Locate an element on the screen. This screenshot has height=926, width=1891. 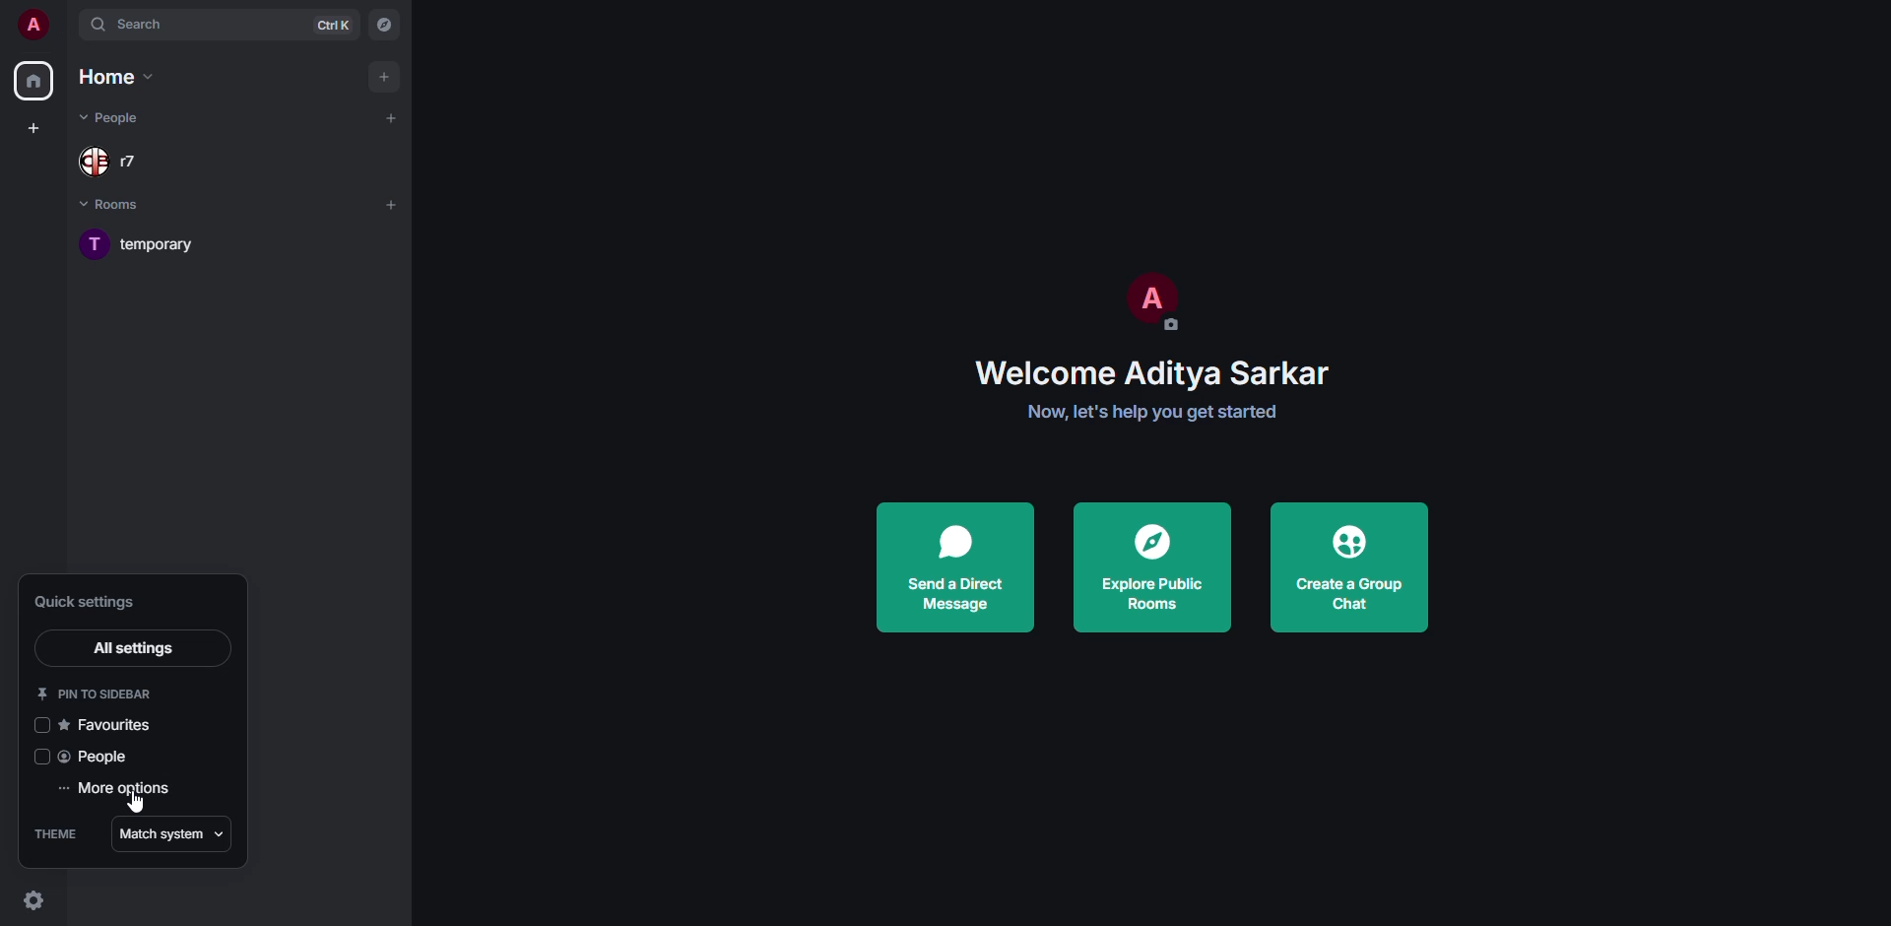
match system is located at coordinates (171, 834).